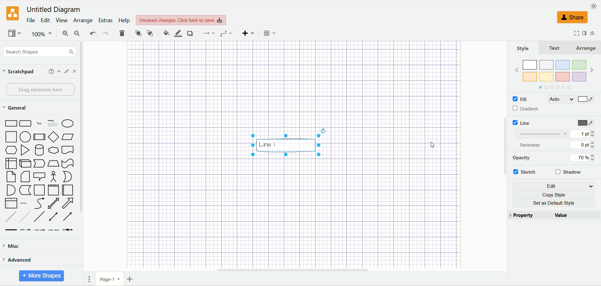 This screenshot has height=286, width=601. Describe the element at coordinates (526, 123) in the screenshot. I see `Line` at that location.